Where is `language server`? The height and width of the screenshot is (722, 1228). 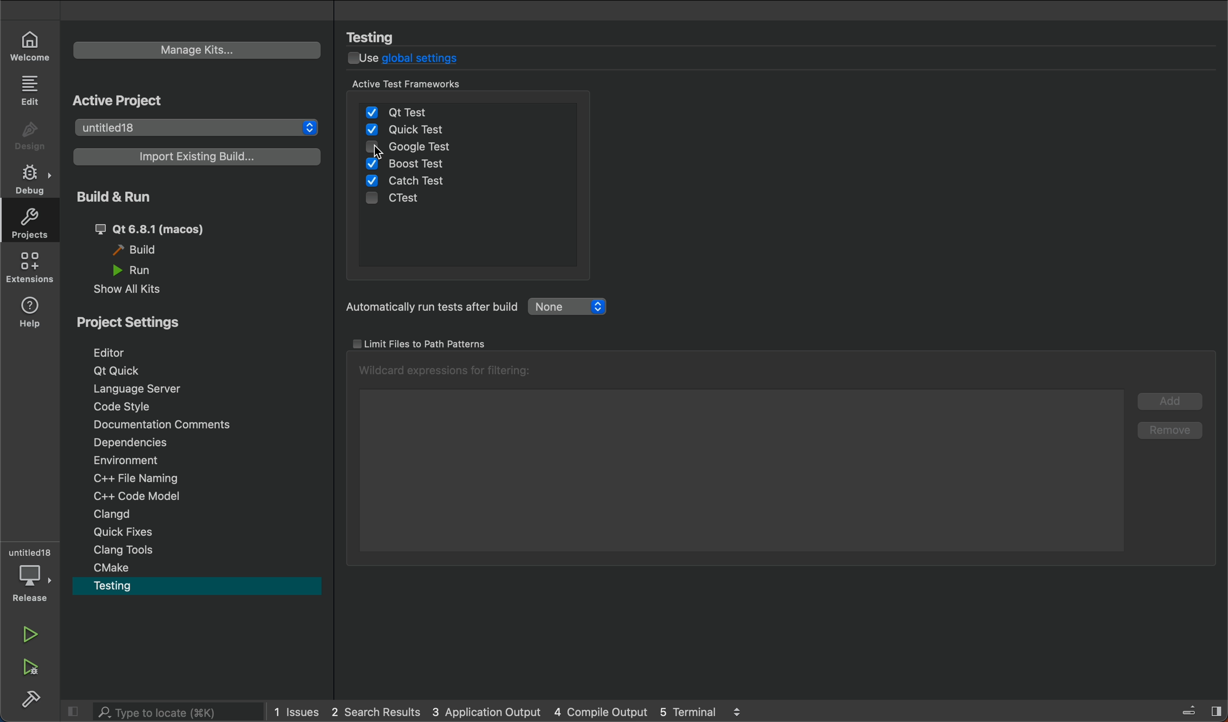 language server is located at coordinates (192, 391).